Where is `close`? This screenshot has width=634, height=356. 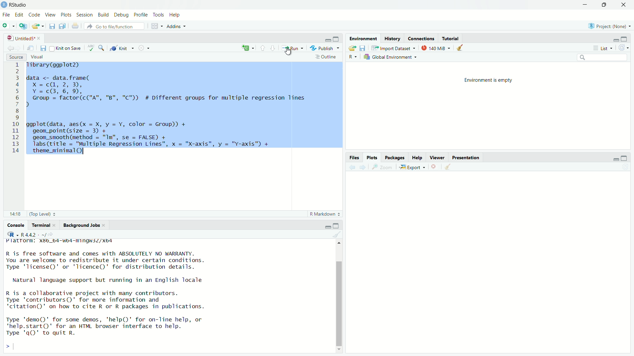
close is located at coordinates (626, 5).